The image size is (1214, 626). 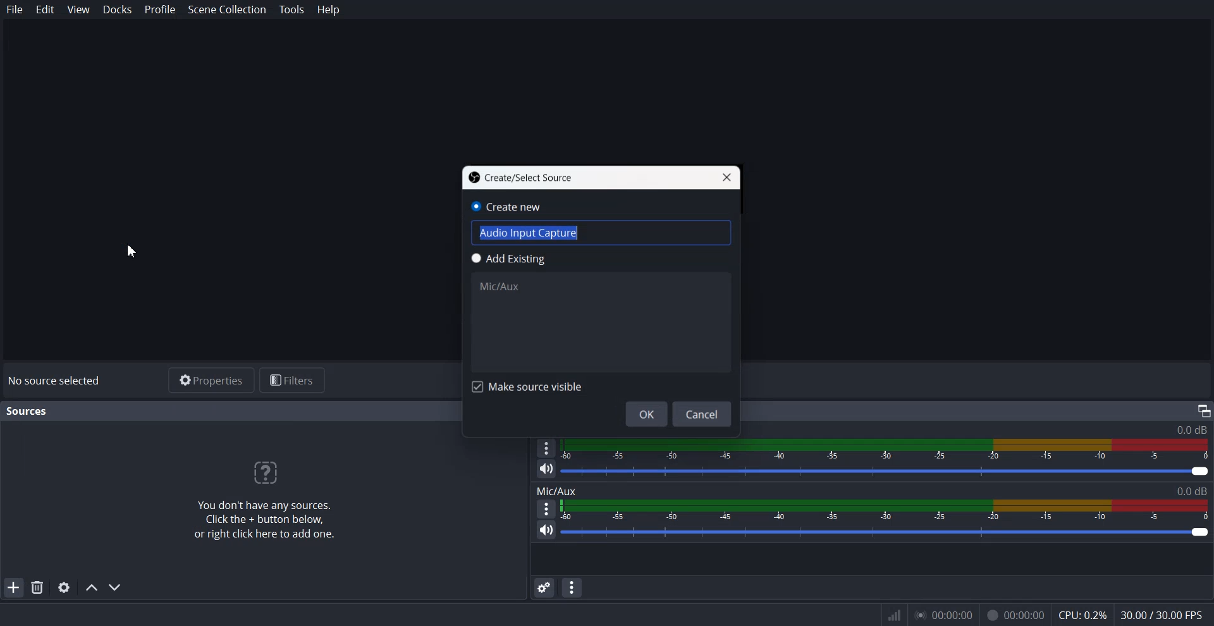 I want to click on 0.0 db, so click(x=1191, y=430).